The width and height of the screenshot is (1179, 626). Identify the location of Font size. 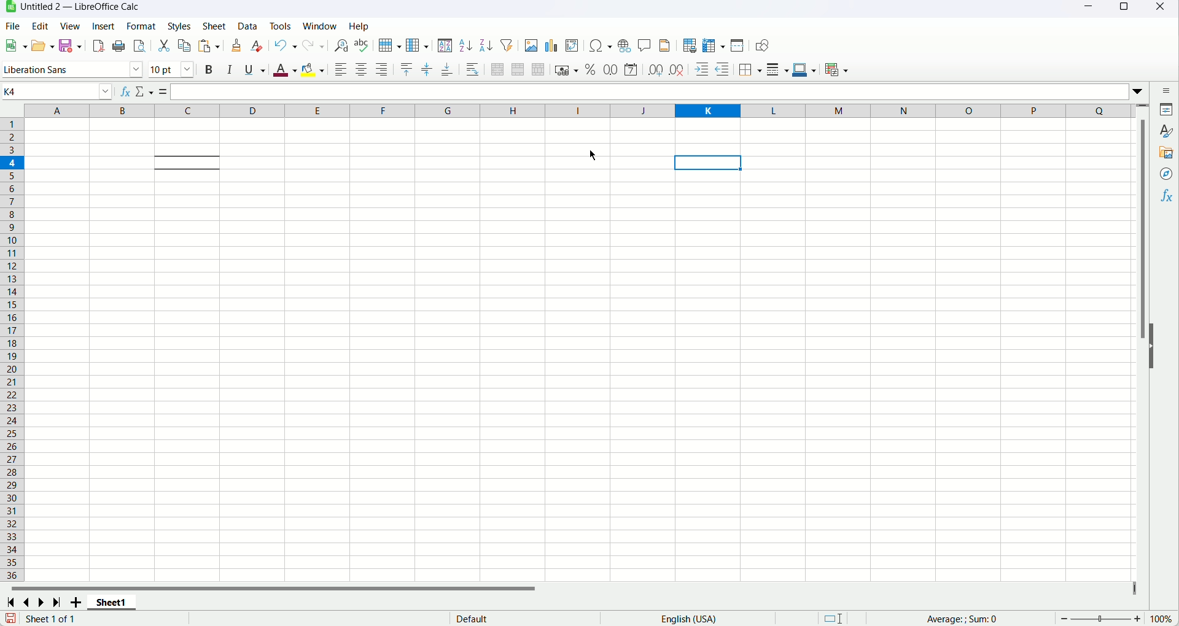
(172, 69).